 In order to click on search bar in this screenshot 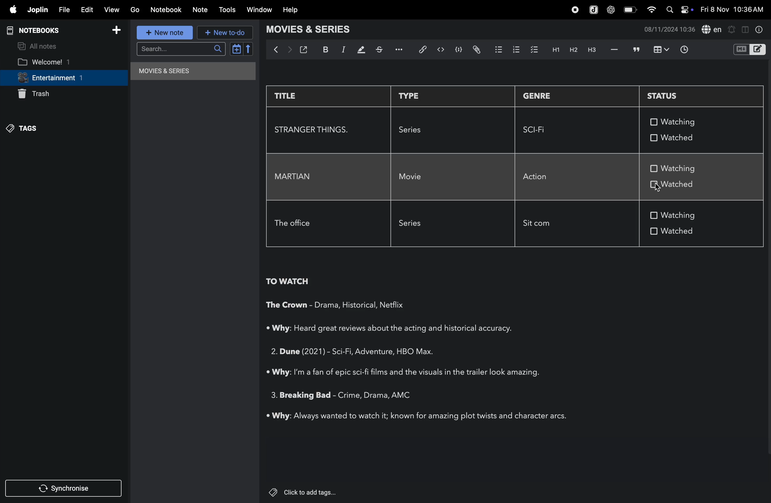, I will do `click(179, 49)`.